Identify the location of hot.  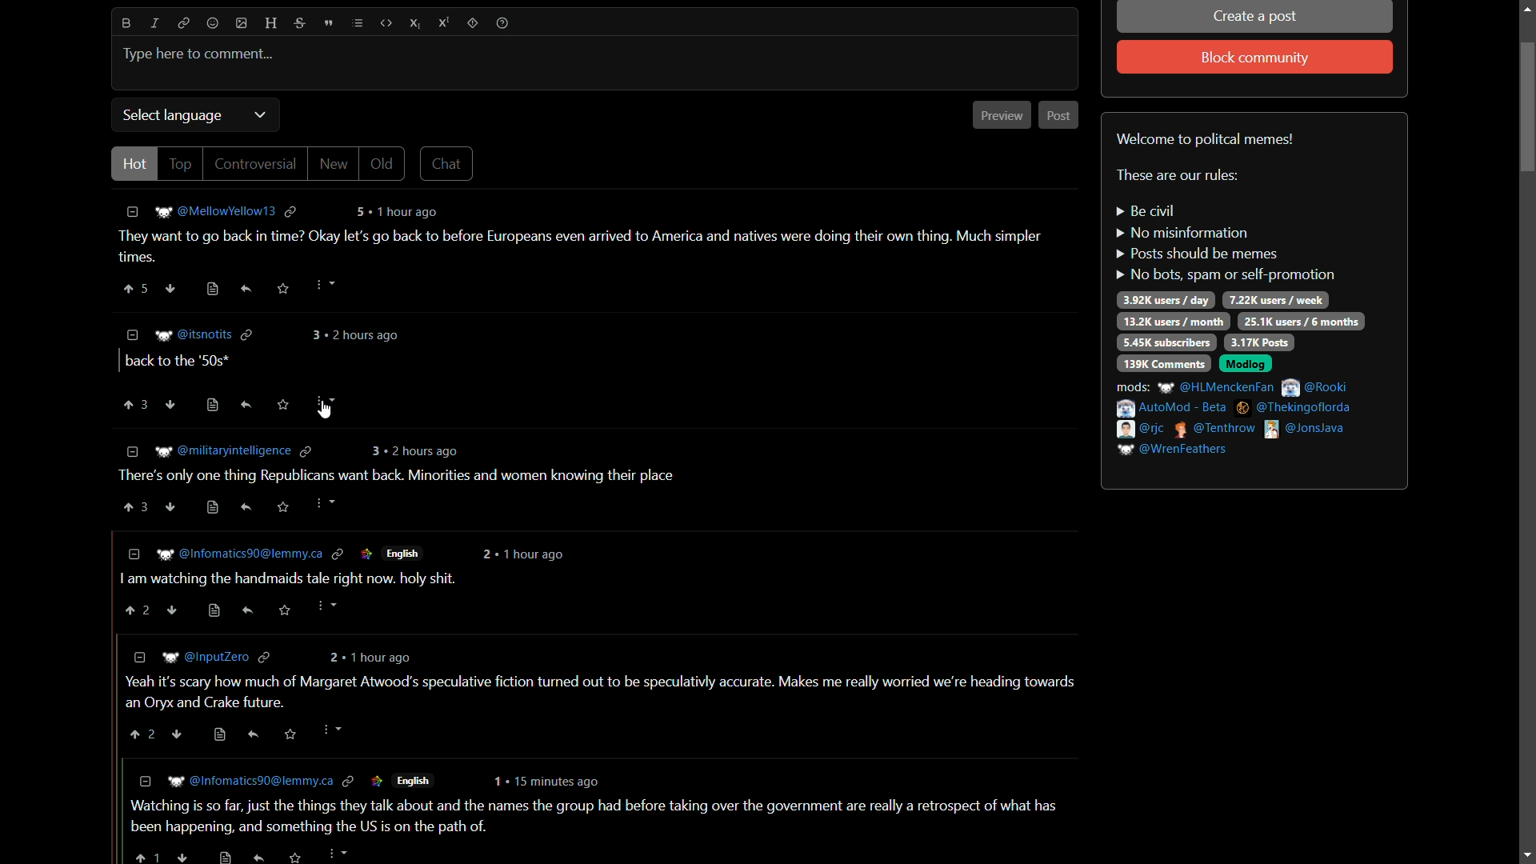
(135, 163).